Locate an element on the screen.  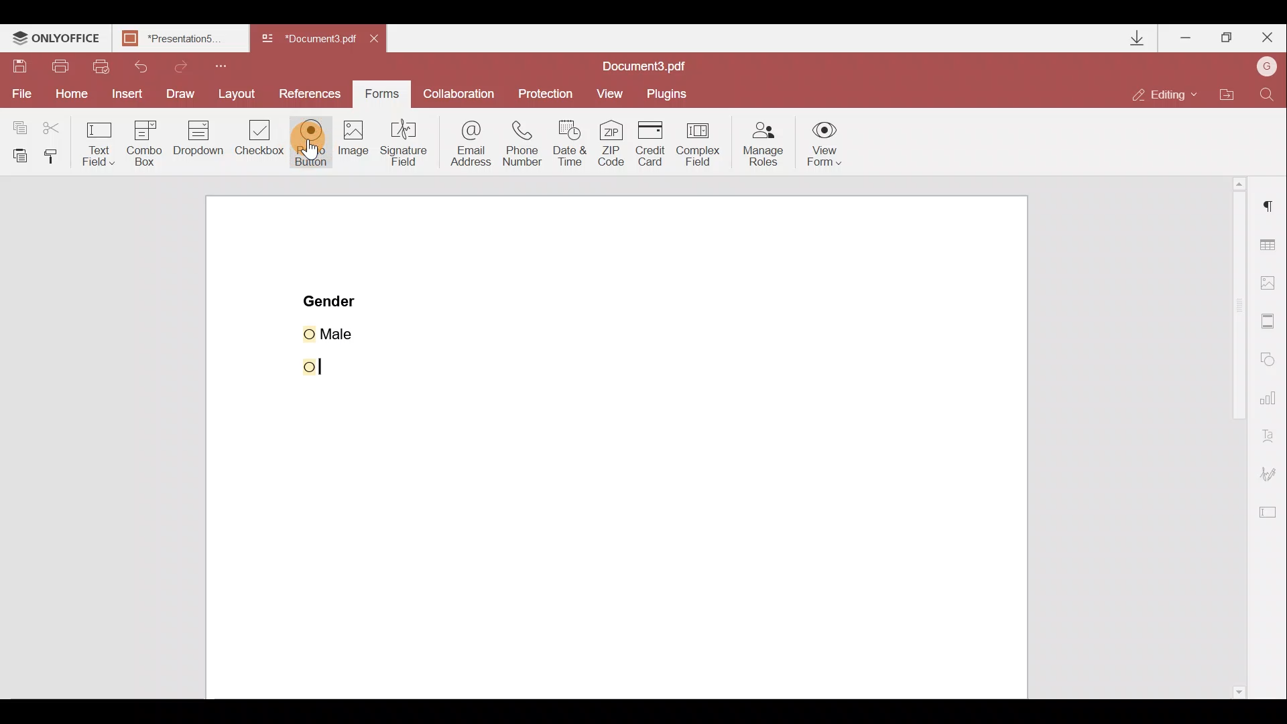
ONLYOFFICE is located at coordinates (56, 40).